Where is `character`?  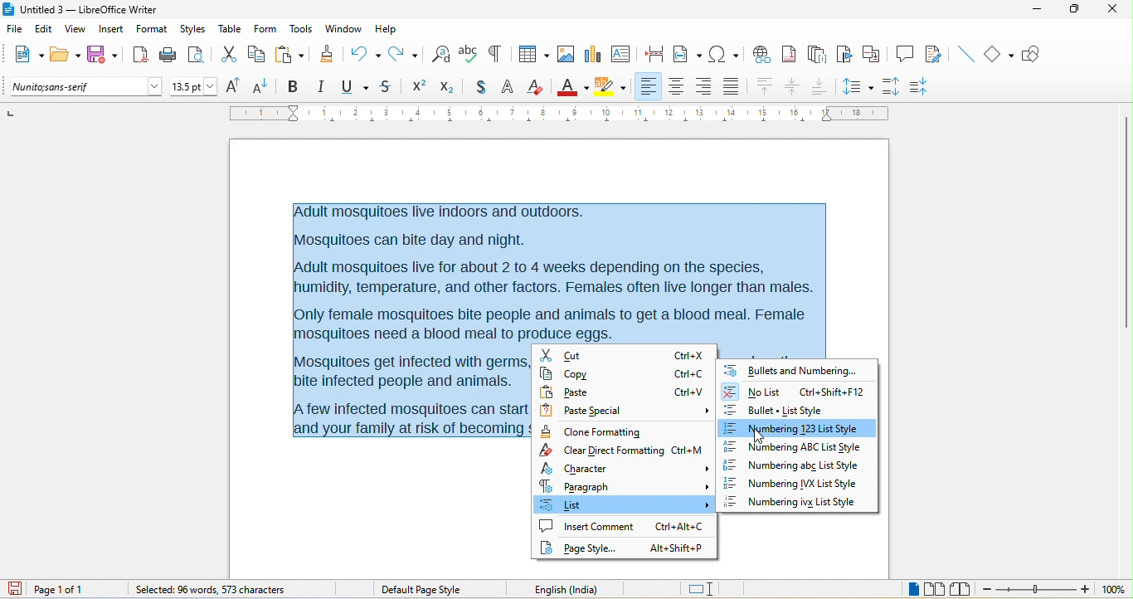
character is located at coordinates (628, 469).